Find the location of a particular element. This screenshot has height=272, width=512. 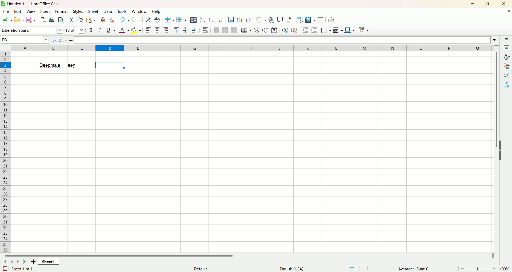

Gallery is located at coordinates (506, 66).